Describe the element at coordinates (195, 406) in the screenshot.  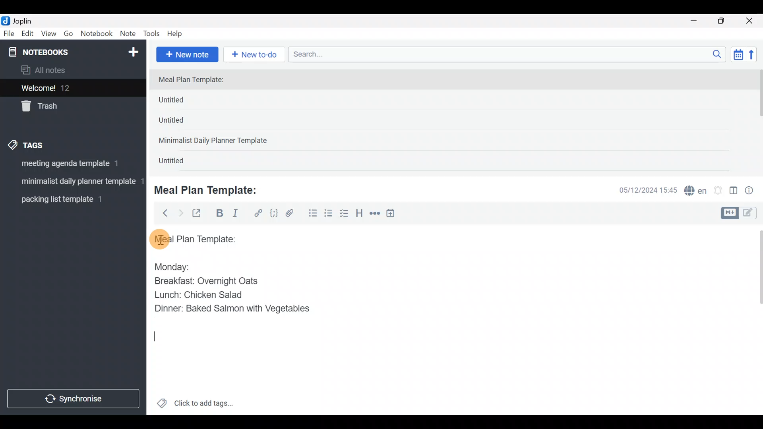
I see `Click to add tags` at that location.